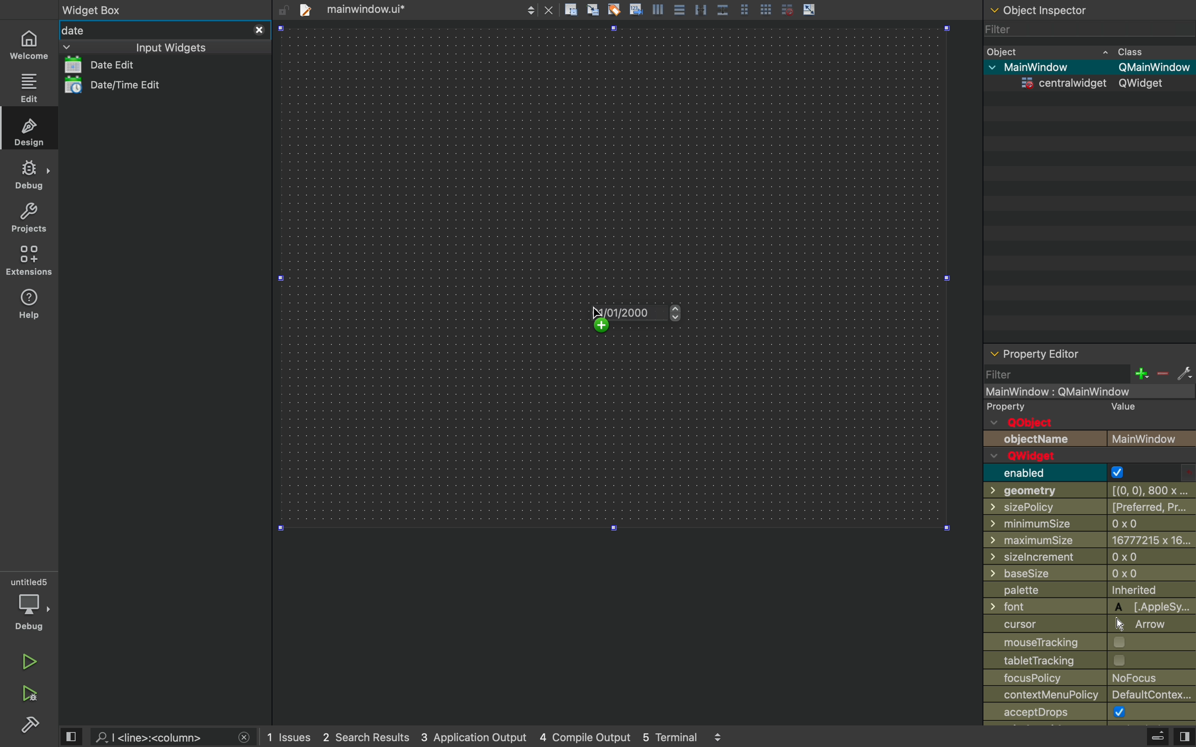 Image resolution: width=1196 pixels, height=747 pixels. Describe the element at coordinates (744, 8) in the screenshot. I see `grid view medium` at that location.